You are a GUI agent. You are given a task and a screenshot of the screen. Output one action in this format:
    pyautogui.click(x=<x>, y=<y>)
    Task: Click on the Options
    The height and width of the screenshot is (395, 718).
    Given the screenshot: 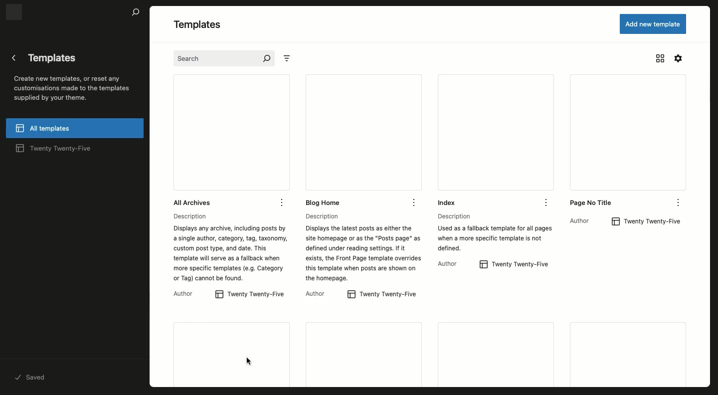 What is the action you would take?
    pyautogui.click(x=278, y=202)
    